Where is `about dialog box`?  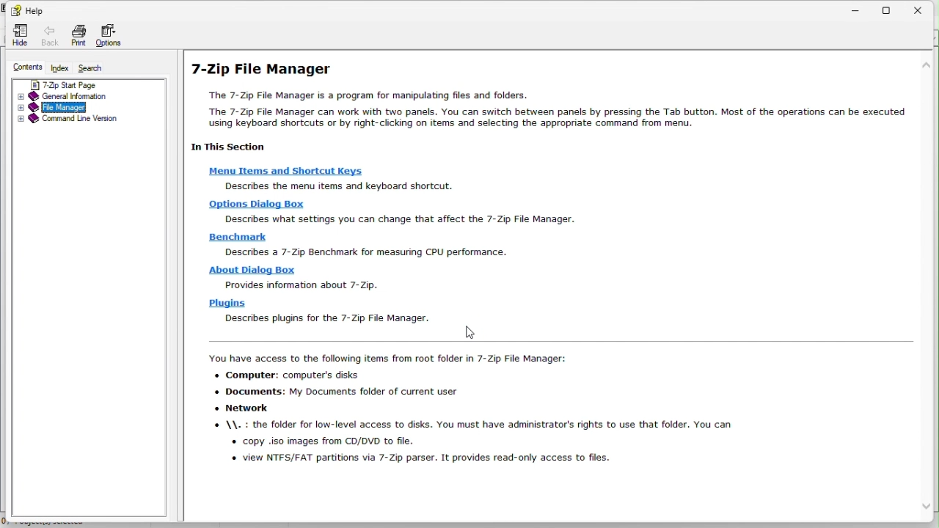 about dialog box is located at coordinates (254, 272).